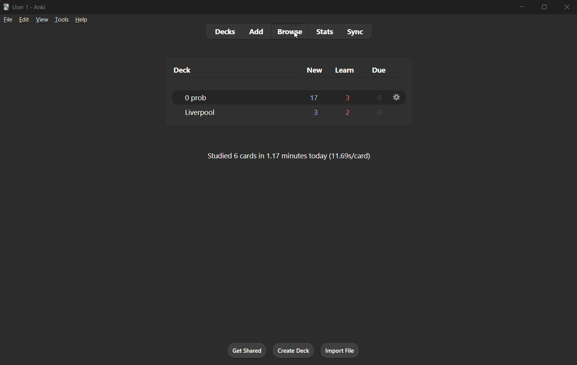 The width and height of the screenshot is (577, 365). I want to click on 0 prob deck data, so click(235, 98).